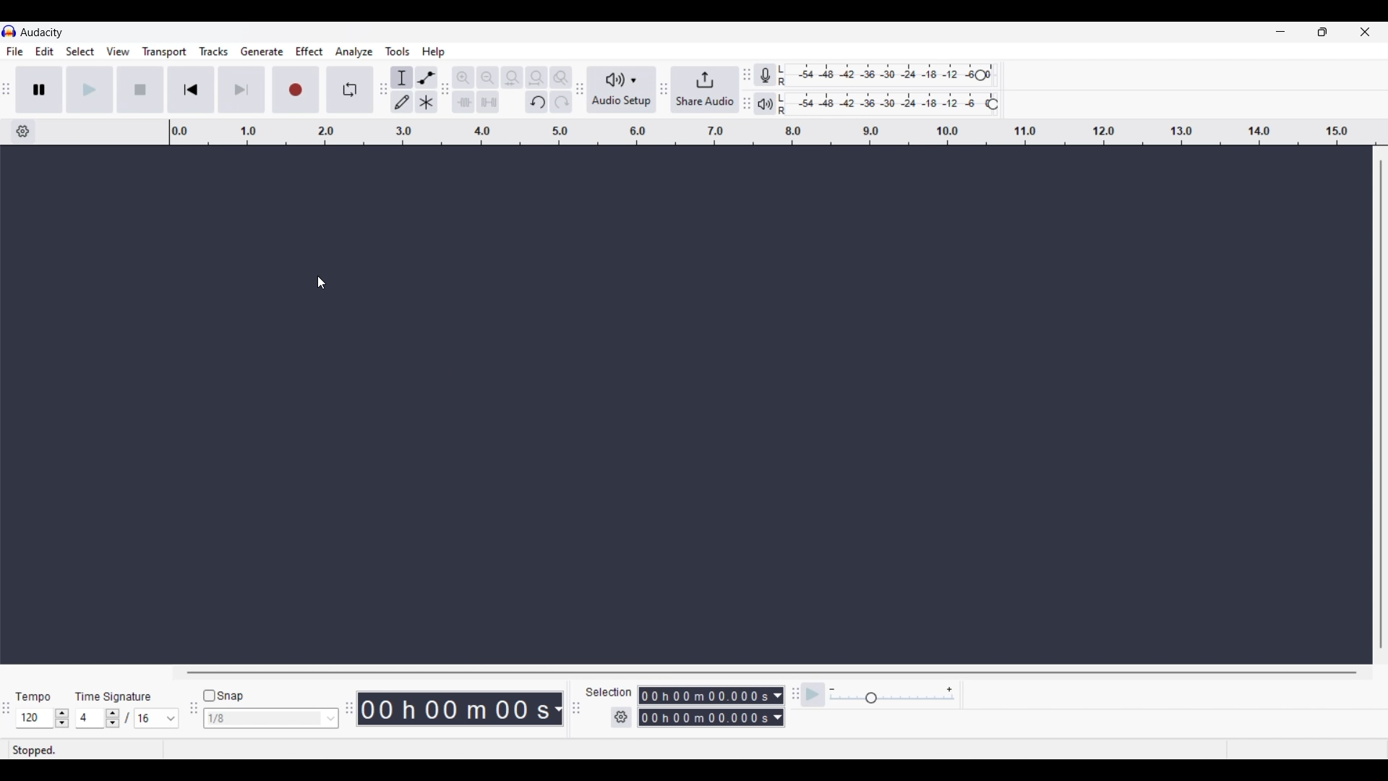 The width and height of the screenshot is (1388, 781). What do you see at coordinates (62, 718) in the screenshot?
I see `Increase/Decrease tempo` at bounding box center [62, 718].